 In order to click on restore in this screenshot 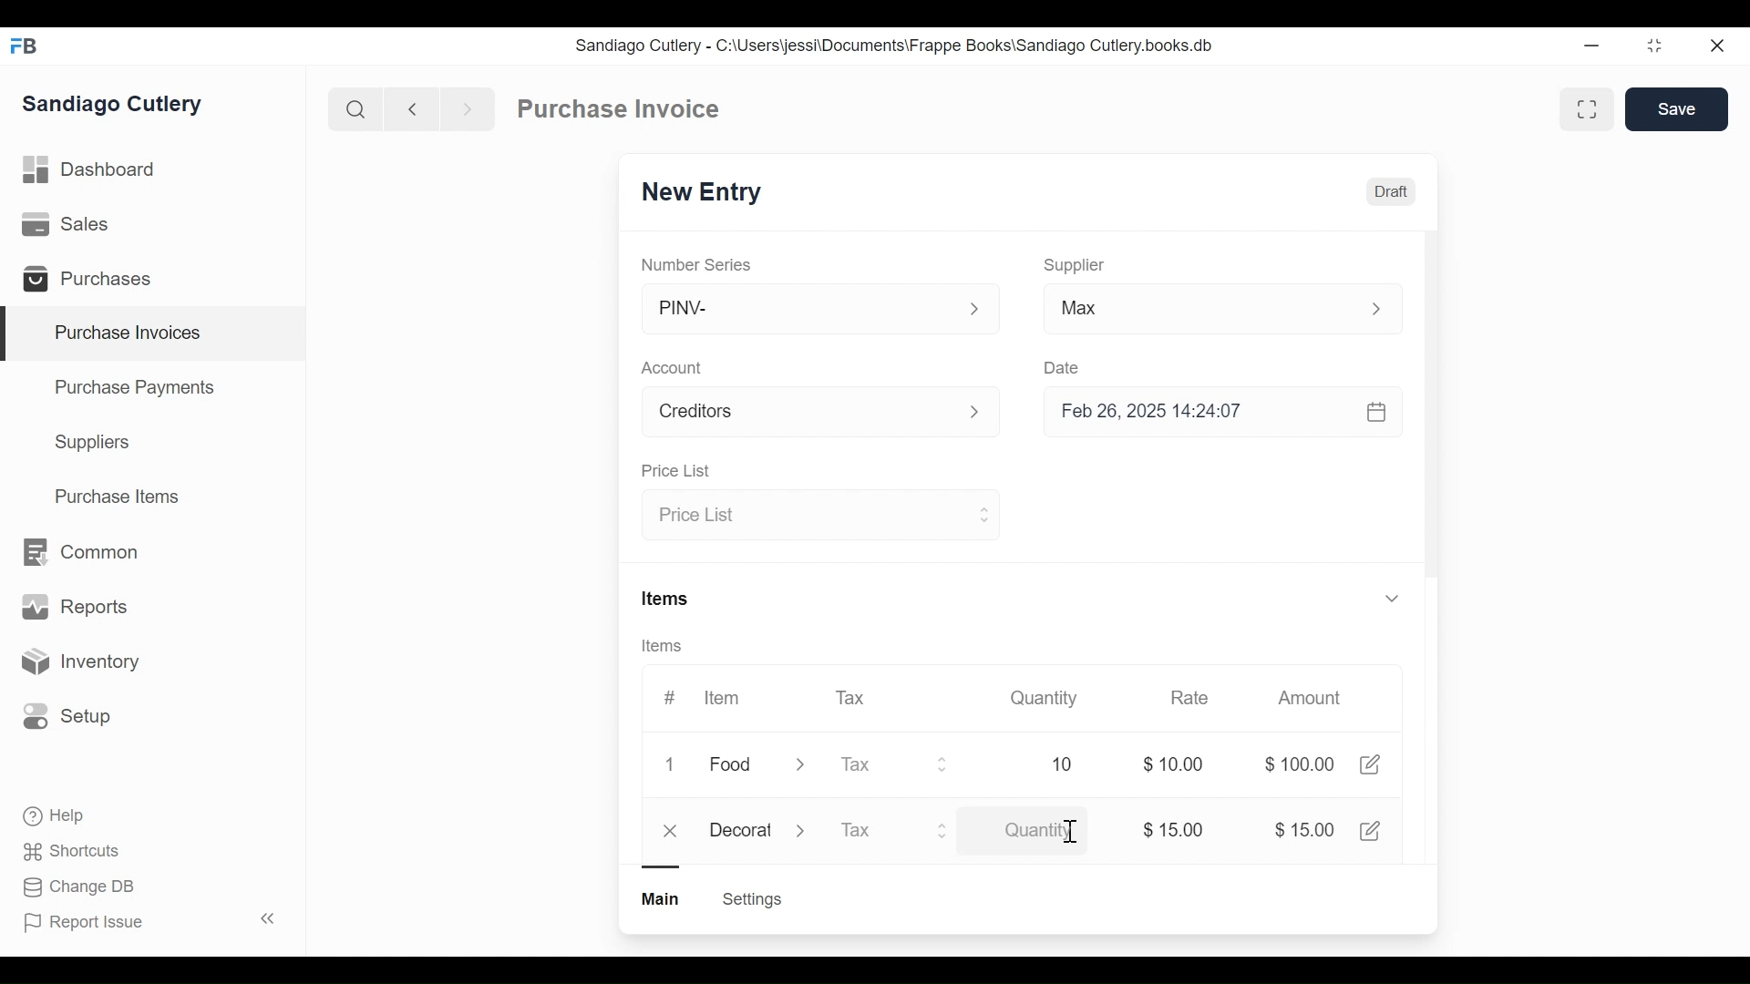, I will do `click(1652, 46)`.